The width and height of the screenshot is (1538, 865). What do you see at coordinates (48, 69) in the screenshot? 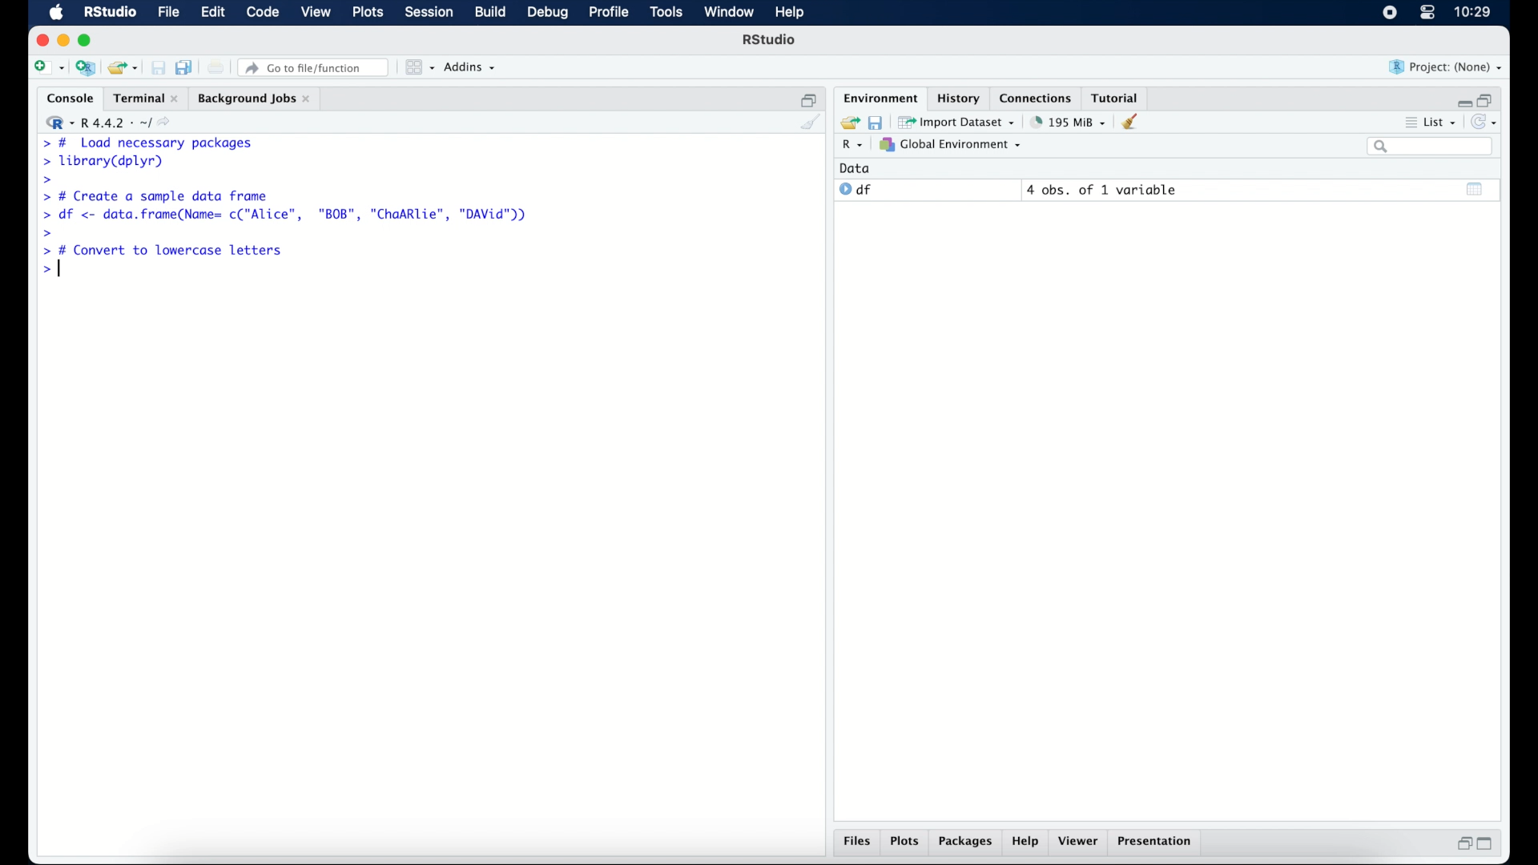
I see `create new file` at bounding box center [48, 69].